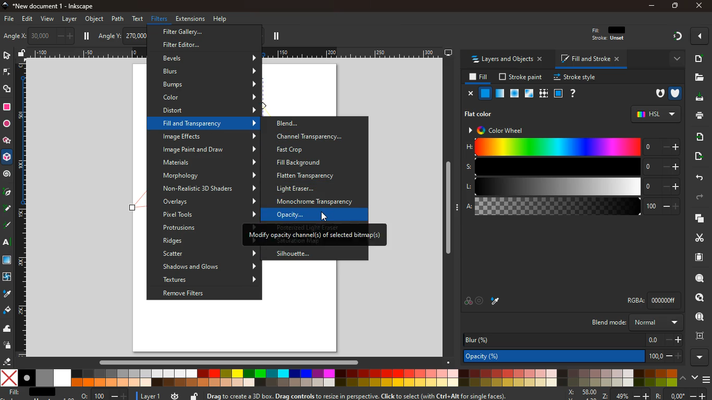 The width and height of the screenshot is (712, 400). What do you see at coordinates (678, 36) in the screenshot?
I see `gradient` at bounding box center [678, 36].